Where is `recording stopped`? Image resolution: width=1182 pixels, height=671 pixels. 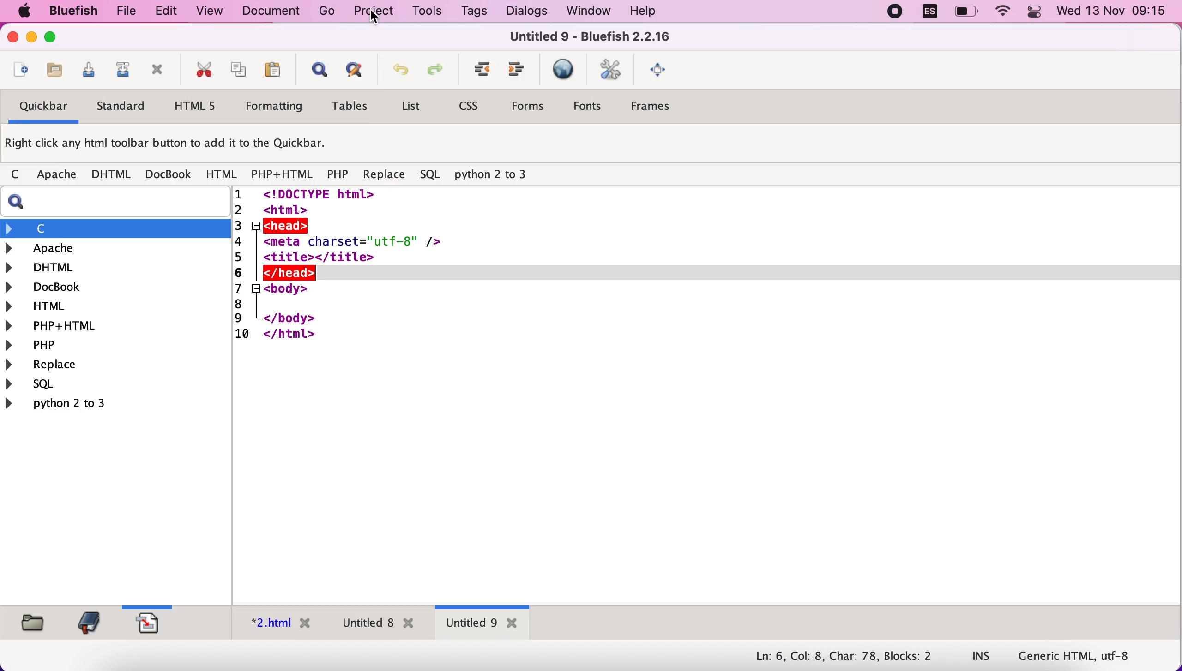 recording stopped is located at coordinates (895, 12).